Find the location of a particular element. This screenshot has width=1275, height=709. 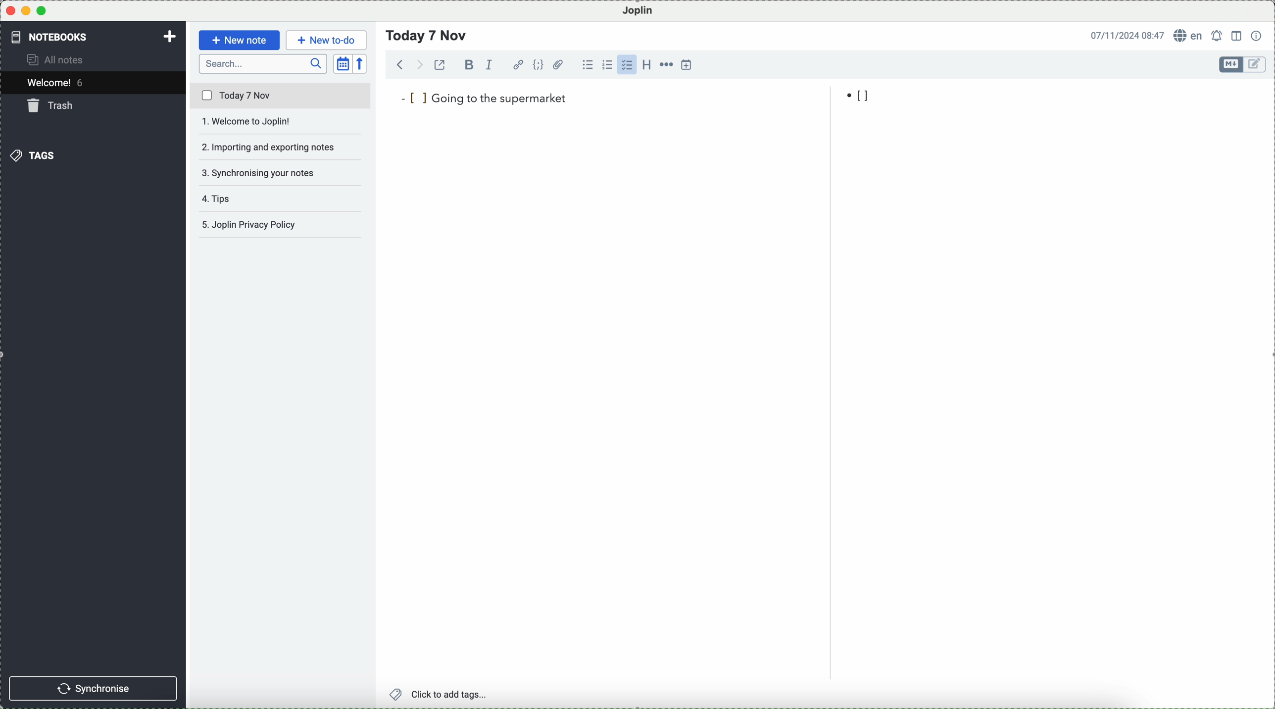

toggle external editing is located at coordinates (440, 64).